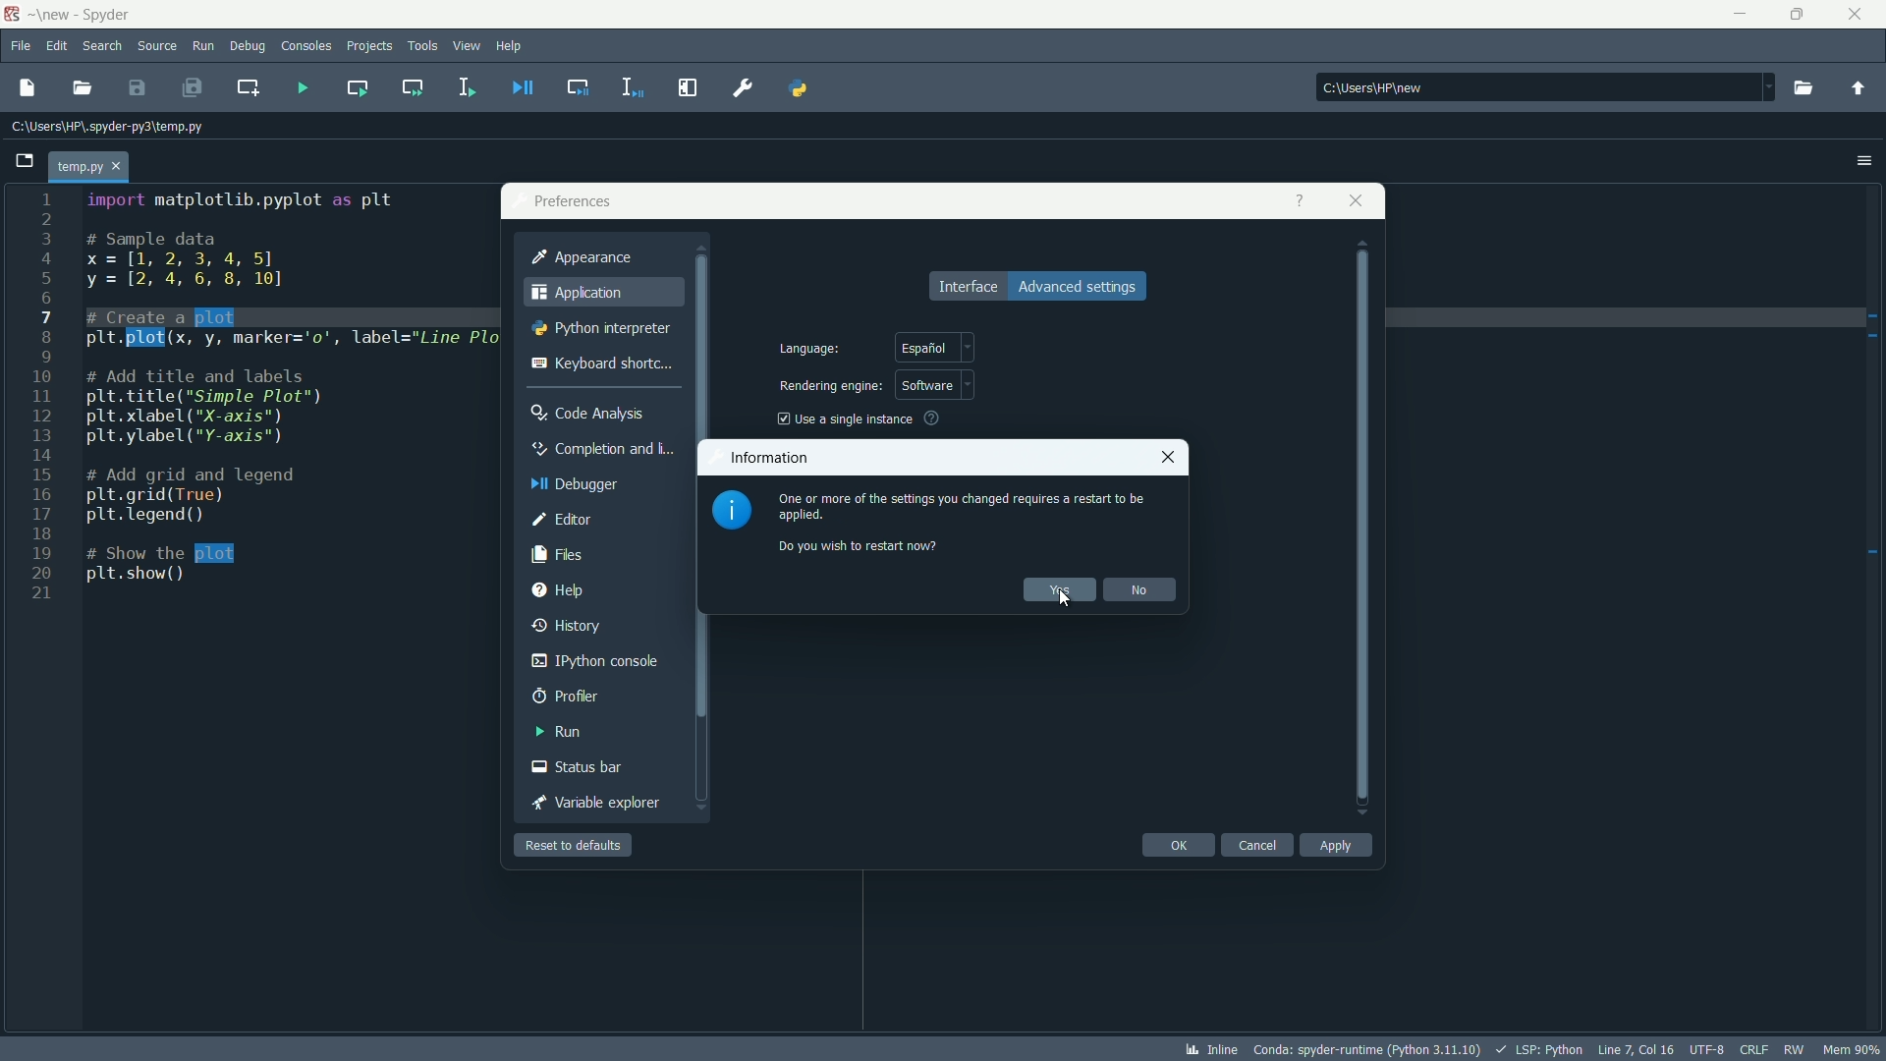 This screenshot has height=1061, width=1886. What do you see at coordinates (590, 415) in the screenshot?
I see `code analysis` at bounding box center [590, 415].